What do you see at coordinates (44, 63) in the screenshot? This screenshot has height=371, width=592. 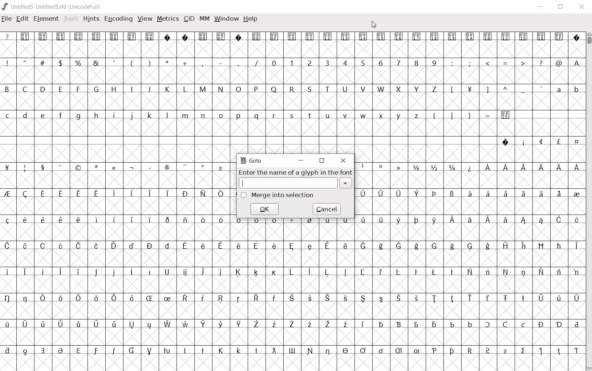 I see `#` at bounding box center [44, 63].